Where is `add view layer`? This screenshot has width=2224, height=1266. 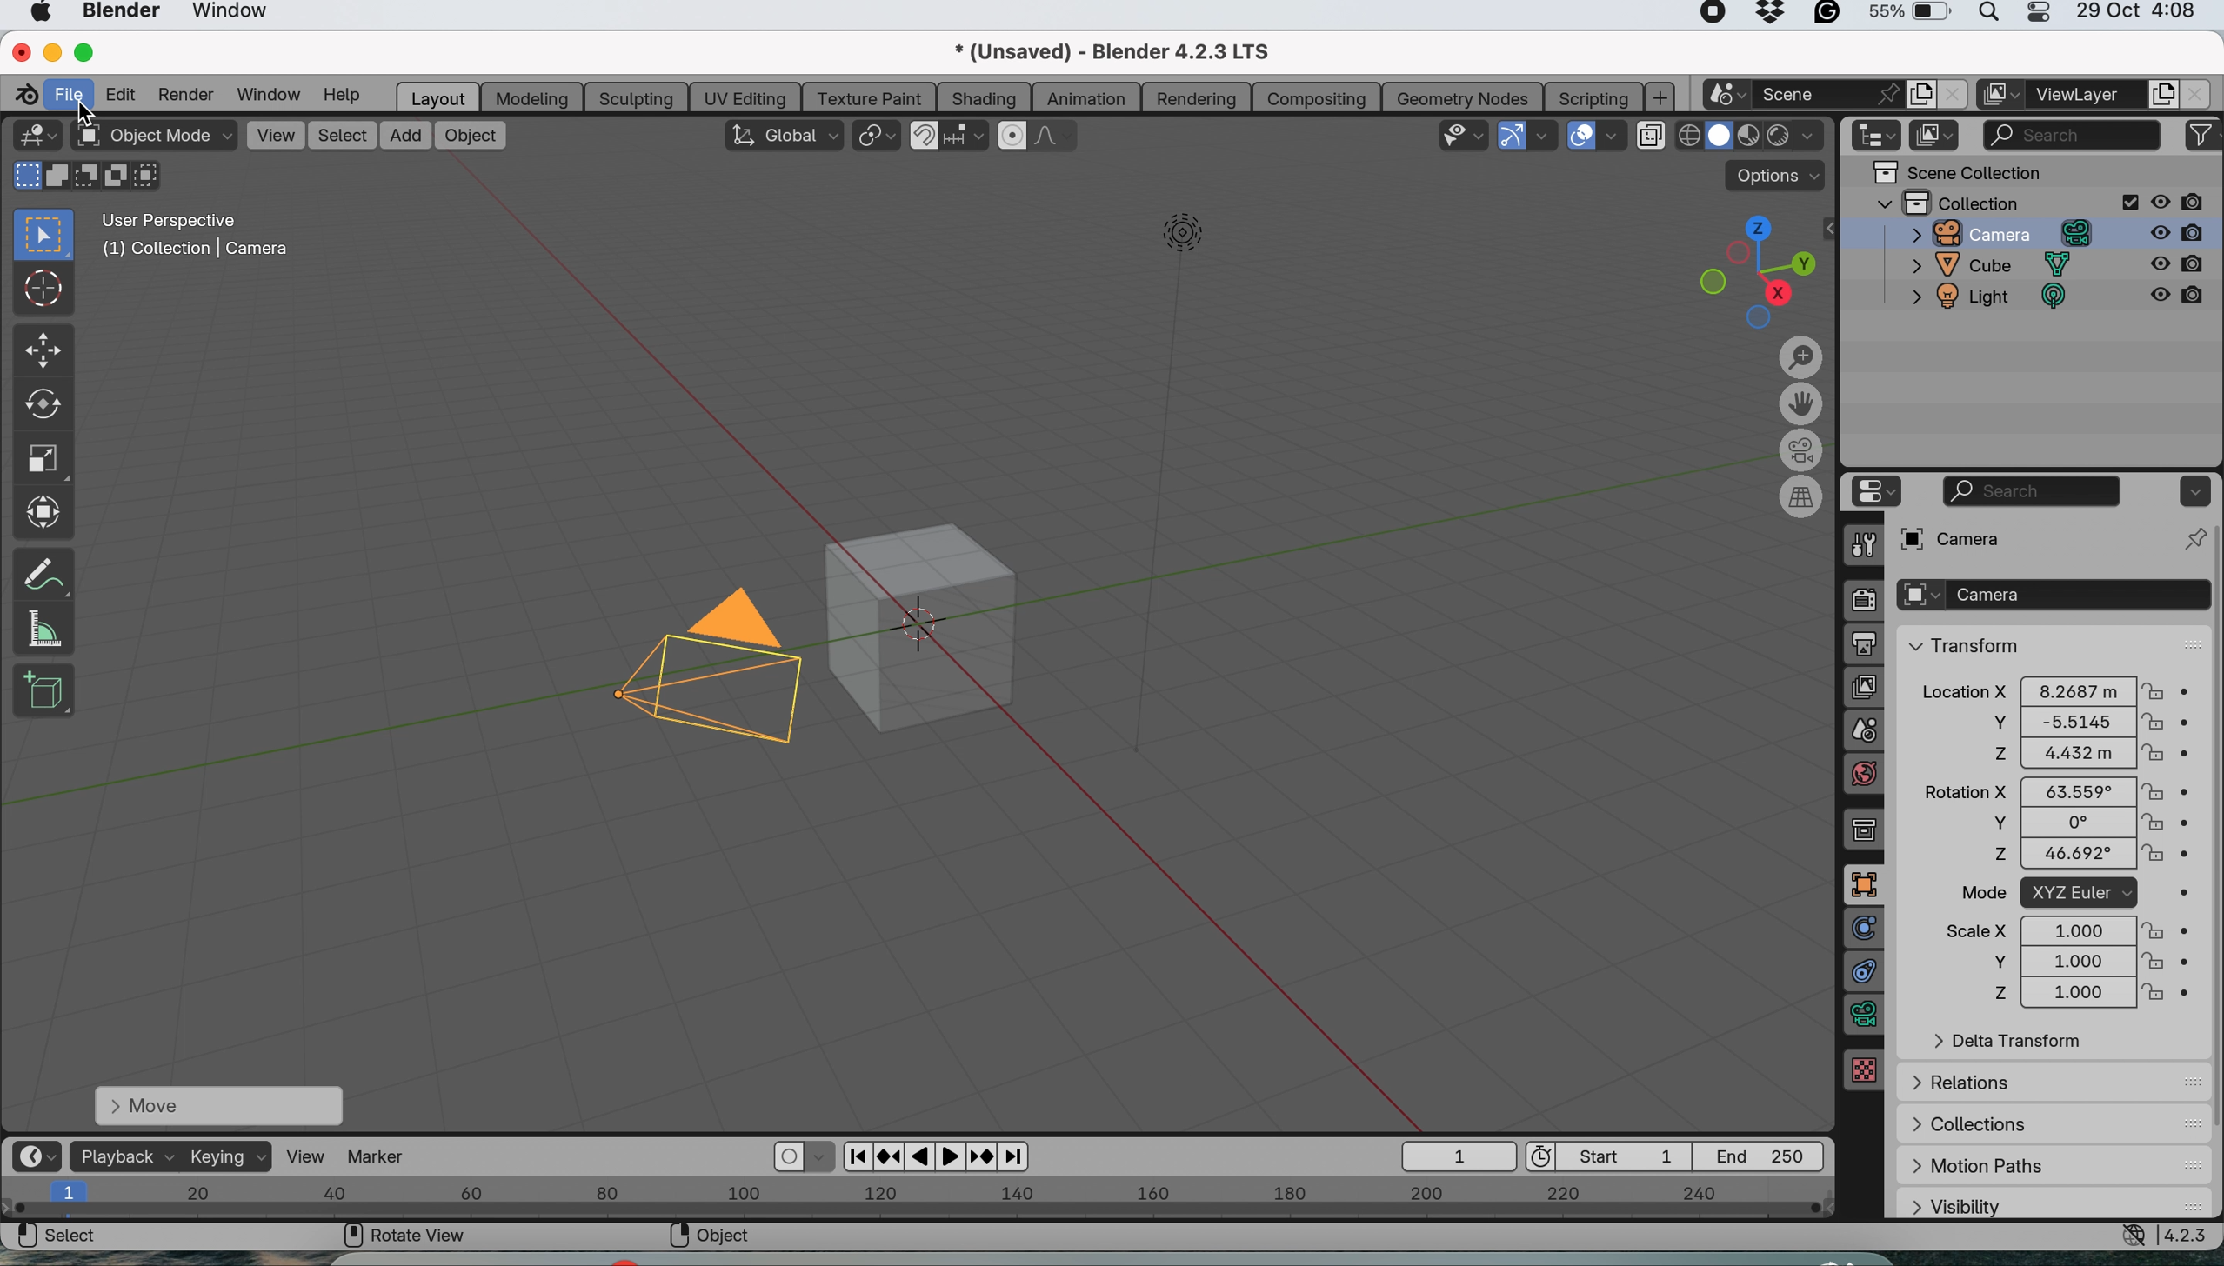 add view layer is located at coordinates (2160, 97).